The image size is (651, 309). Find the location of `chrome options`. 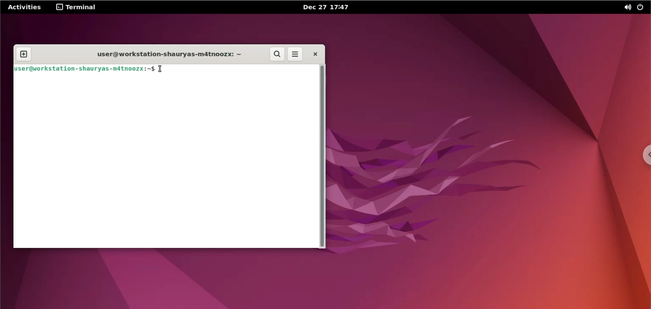

chrome options is located at coordinates (643, 155).